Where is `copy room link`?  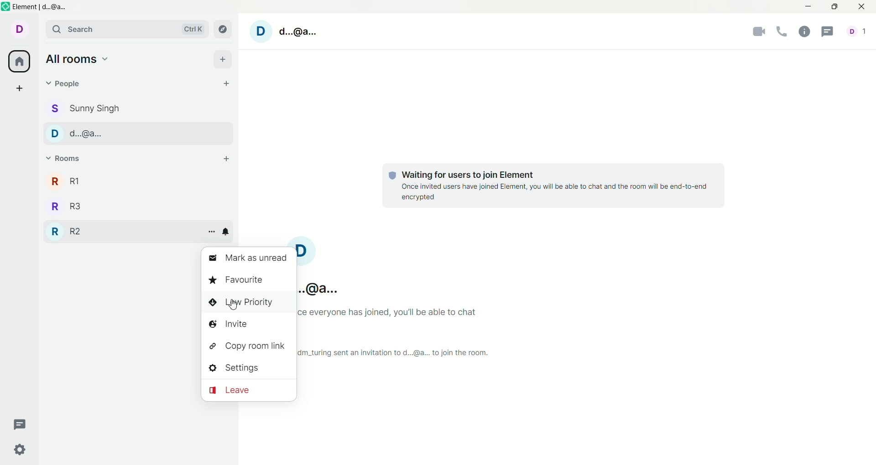 copy room link is located at coordinates (248, 348).